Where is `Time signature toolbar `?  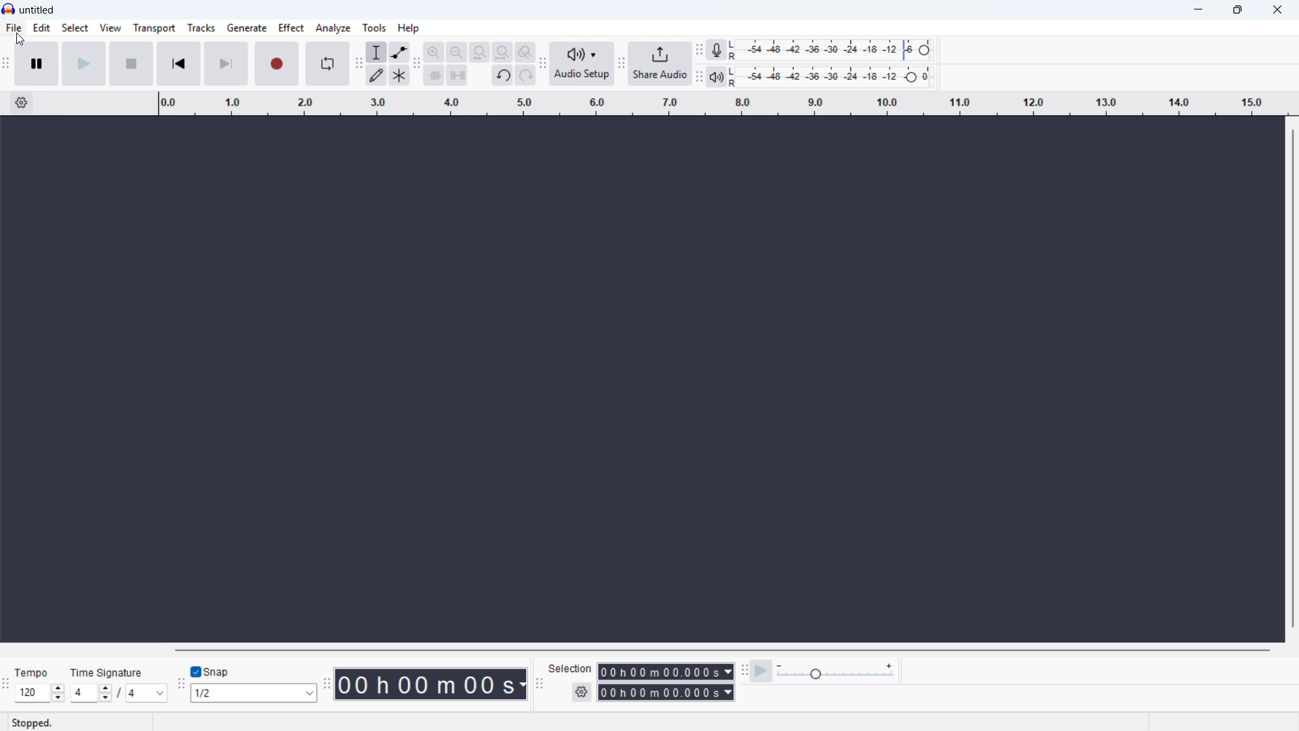
Time signature toolbar  is located at coordinates (7, 685).